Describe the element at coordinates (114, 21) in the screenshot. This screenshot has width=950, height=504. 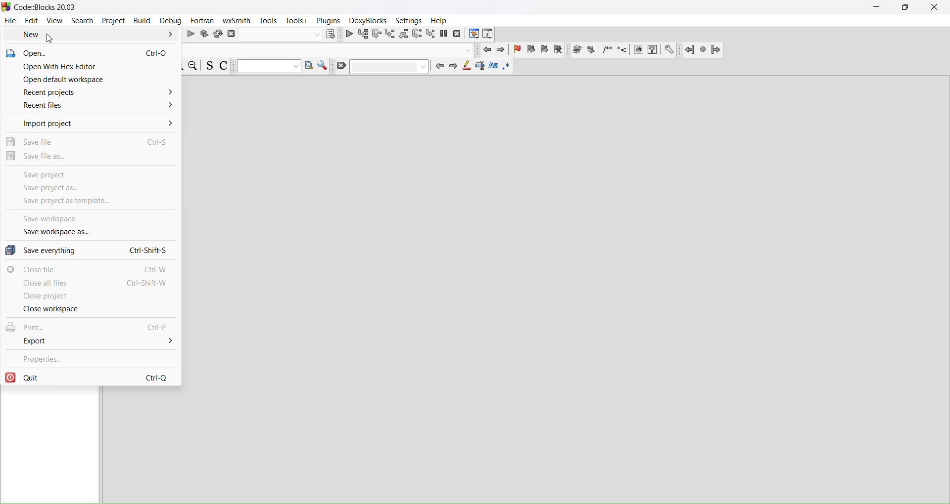
I see `project` at that location.